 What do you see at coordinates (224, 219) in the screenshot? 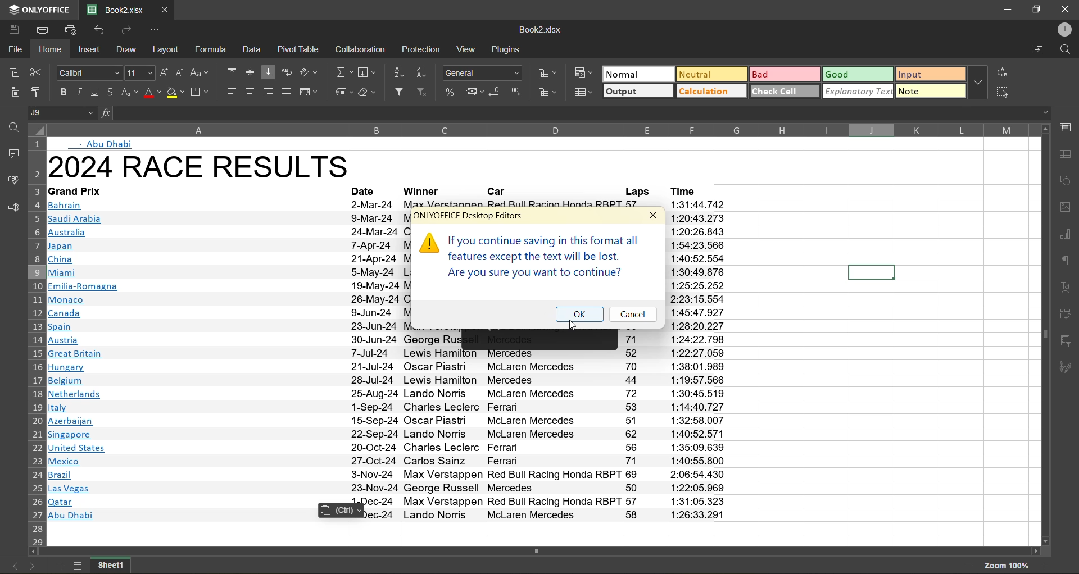
I see `text info` at bounding box center [224, 219].